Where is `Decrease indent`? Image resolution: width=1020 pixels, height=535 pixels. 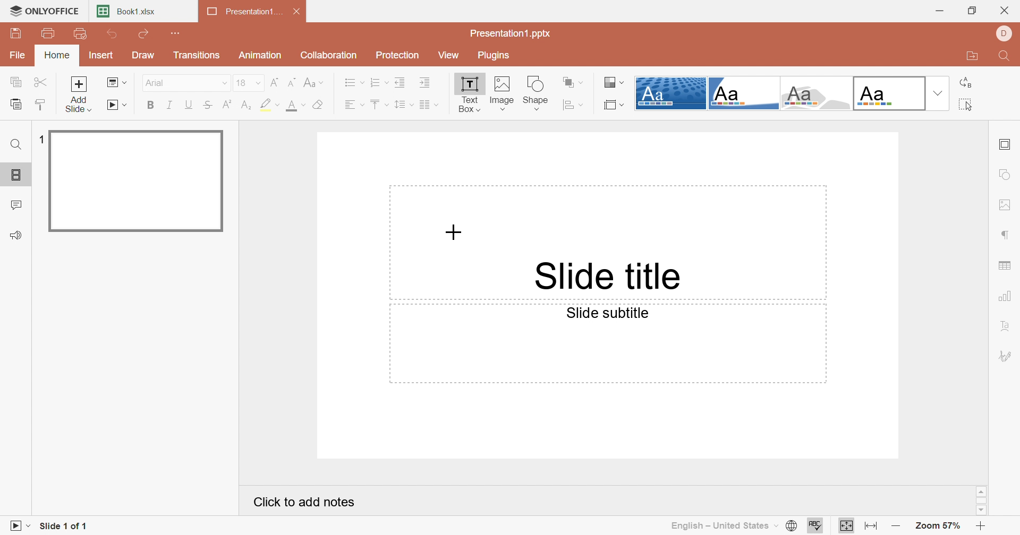
Decrease indent is located at coordinates (399, 84).